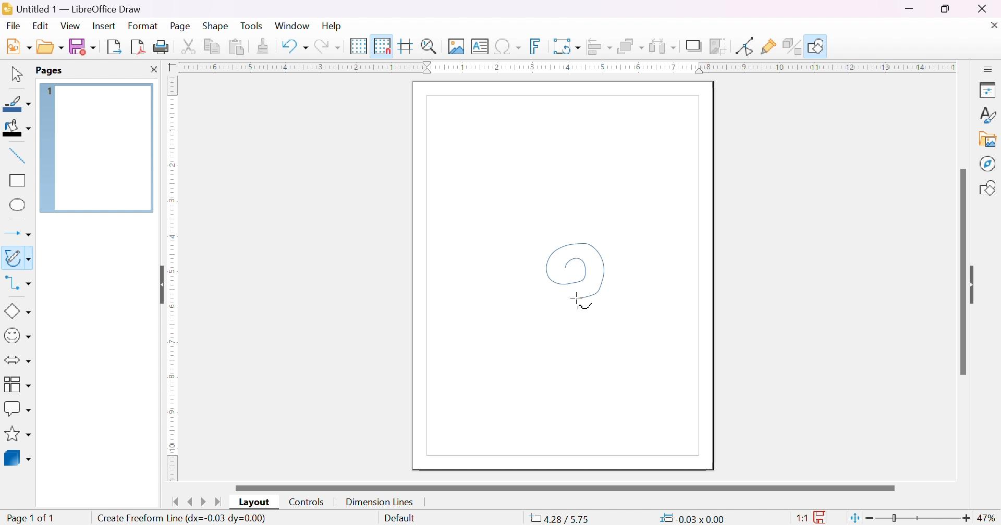 This screenshot has height=525, width=1001. What do you see at coordinates (17, 458) in the screenshot?
I see `3D objects` at bounding box center [17, 458].